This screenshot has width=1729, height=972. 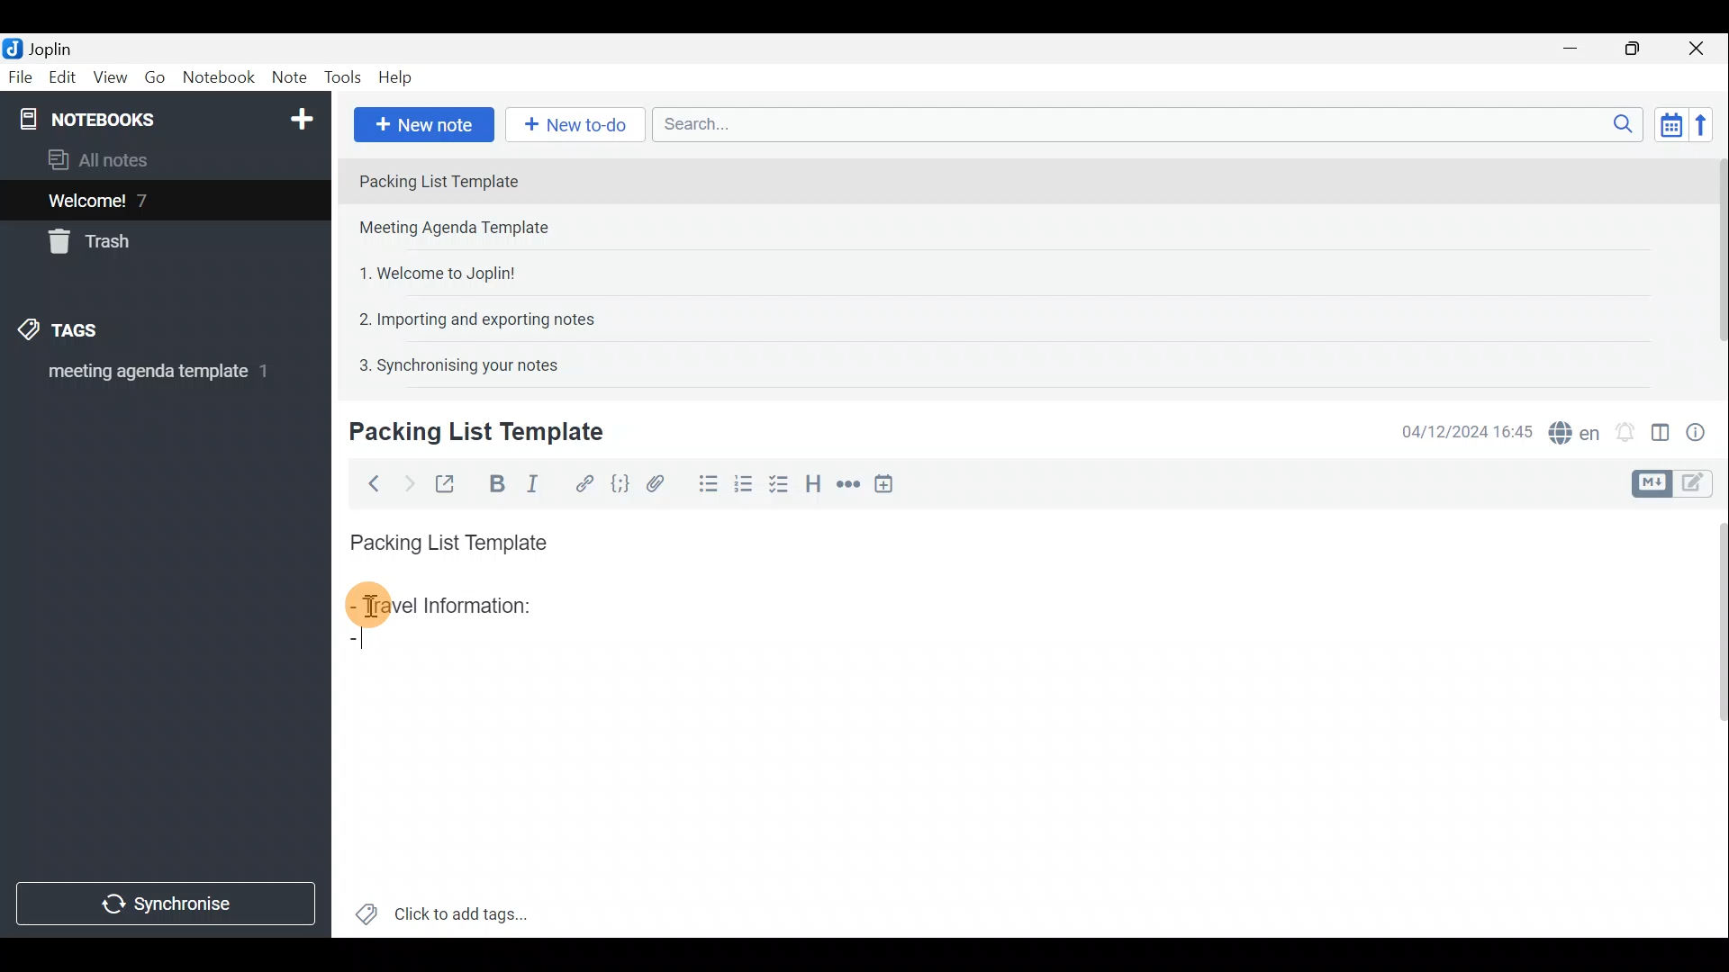 I want to click on Edit, so click(x=59, y=78).